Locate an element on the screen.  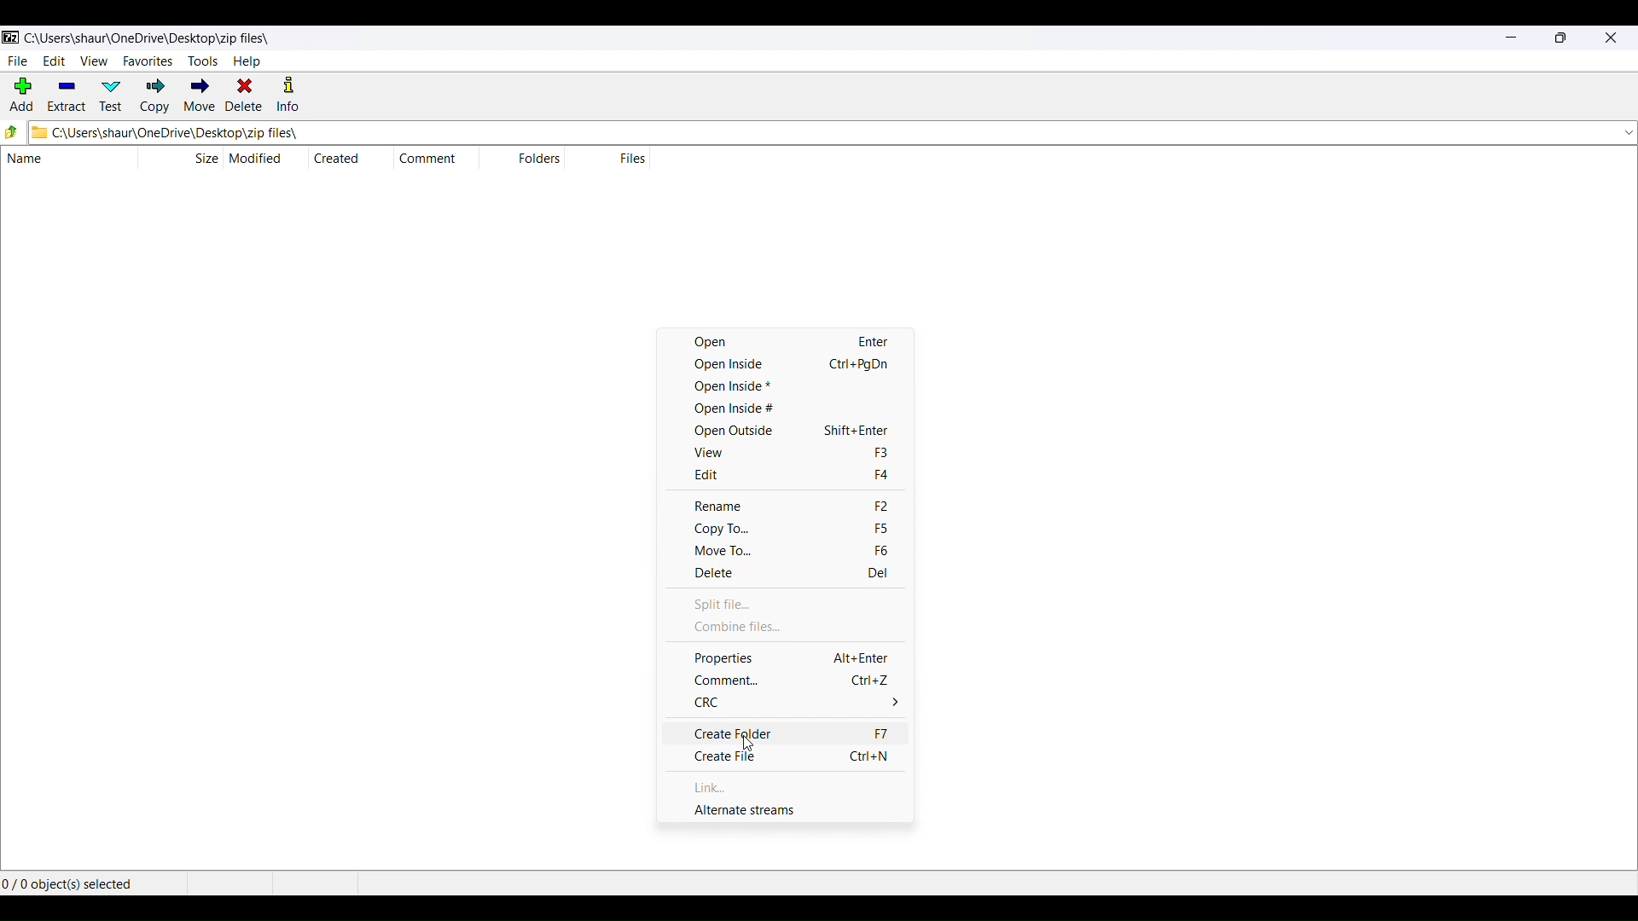
OPEN INSIDE is located at coordinates (794, 363).